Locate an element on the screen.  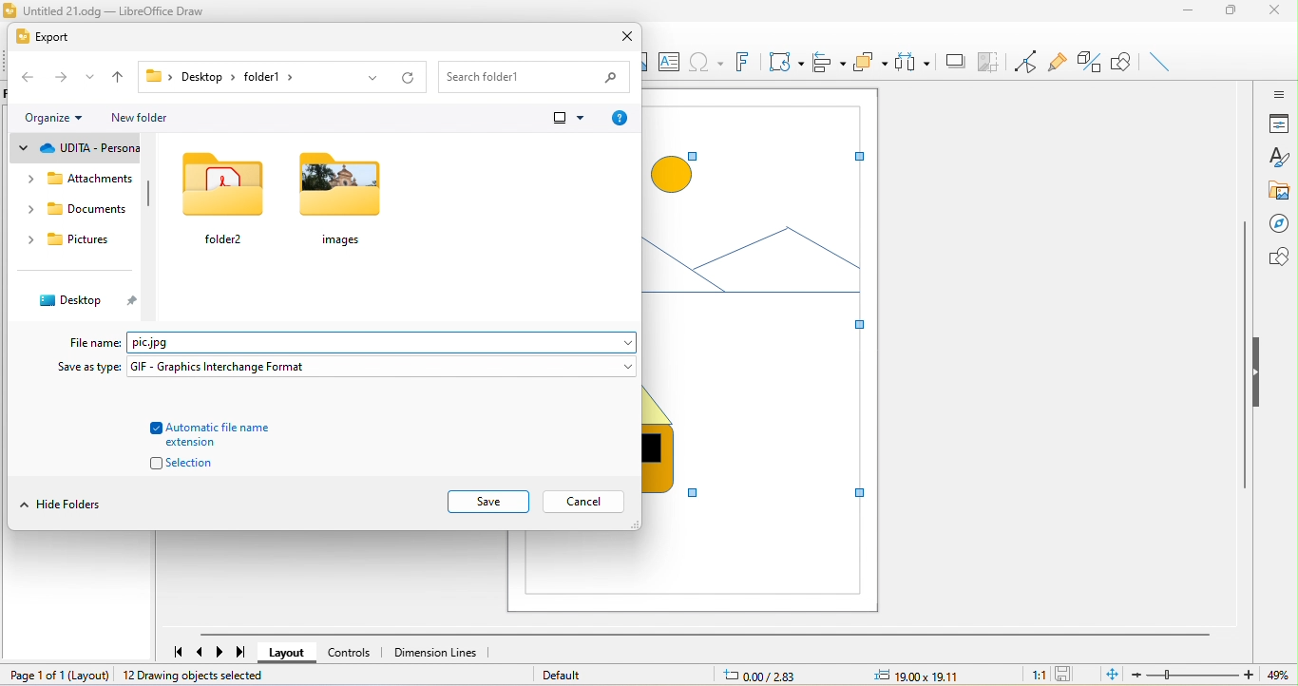
drop down is located at coordinates (92, 80).